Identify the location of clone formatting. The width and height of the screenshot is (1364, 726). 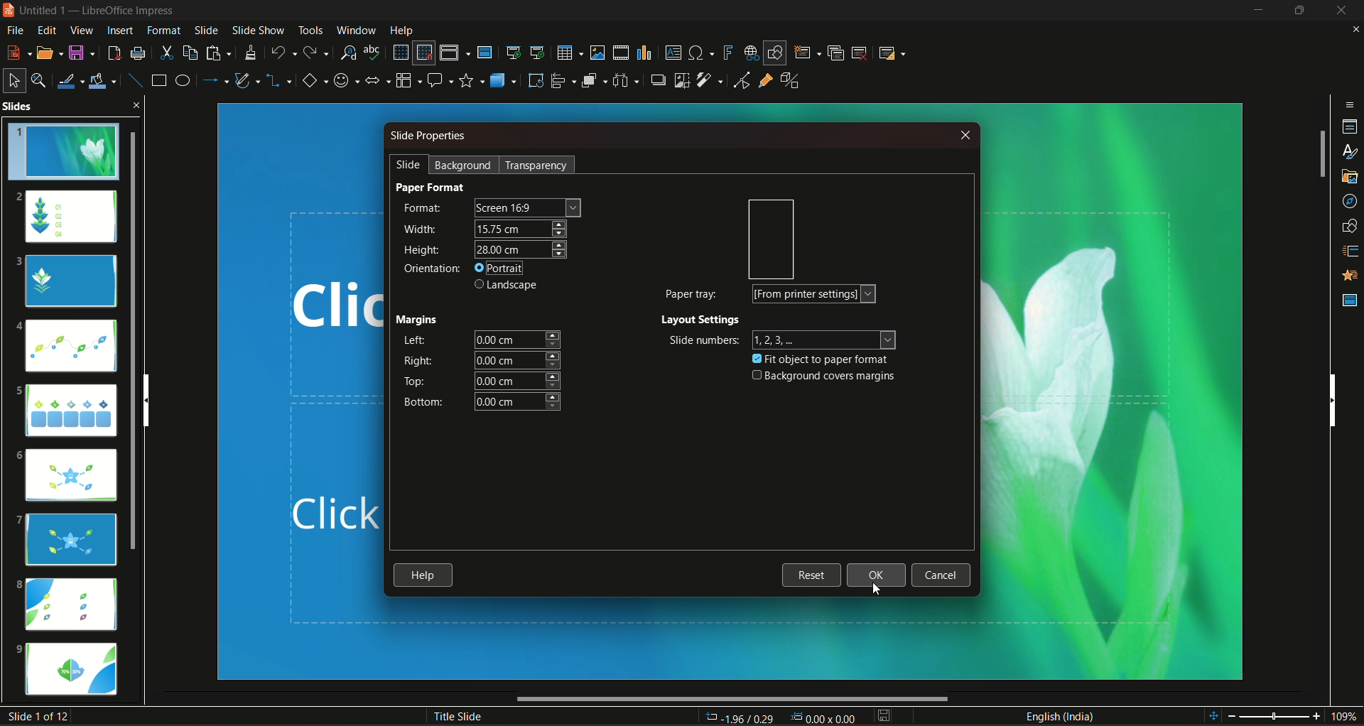
(252, 53).